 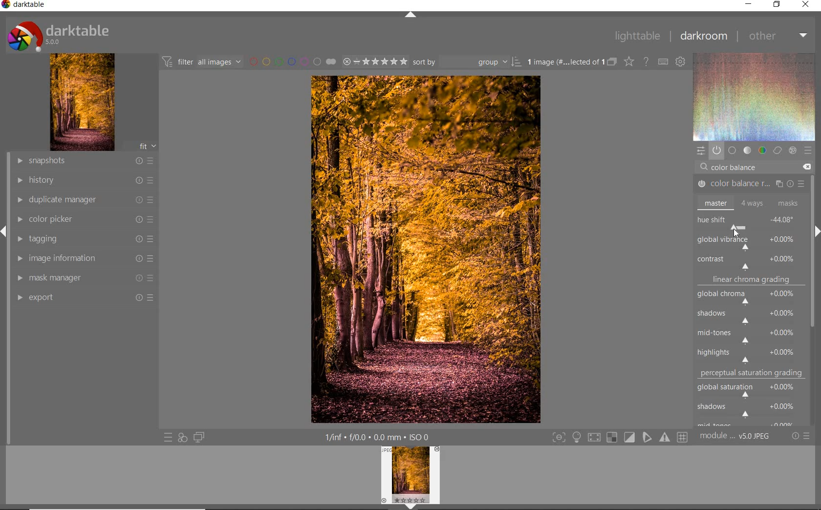 I want to click on expand/collapse, so click(x=409, y=15).